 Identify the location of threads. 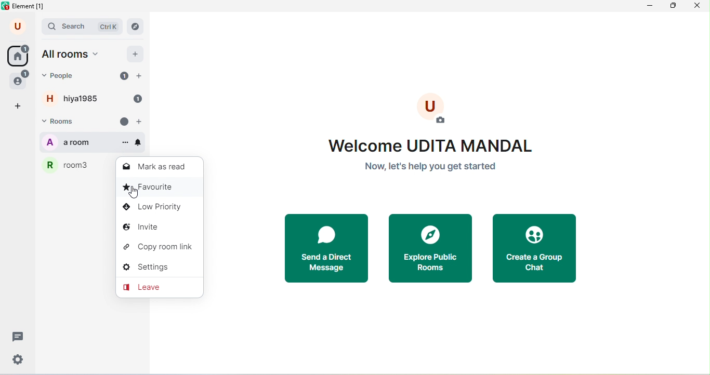
(16, 337).